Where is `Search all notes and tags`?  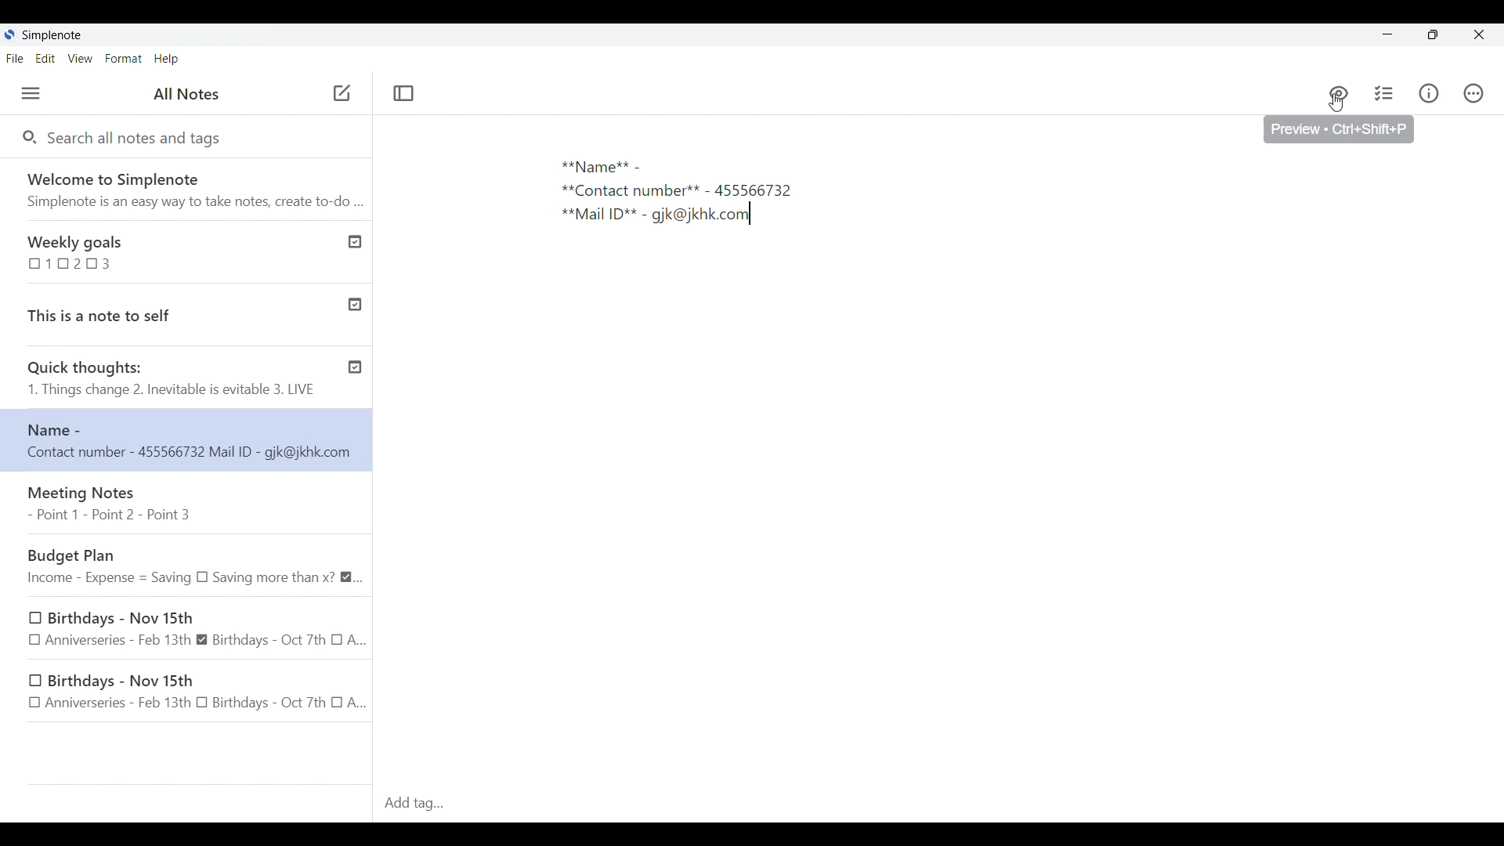
Search all notes and tags is located at coordinates (140, 139).